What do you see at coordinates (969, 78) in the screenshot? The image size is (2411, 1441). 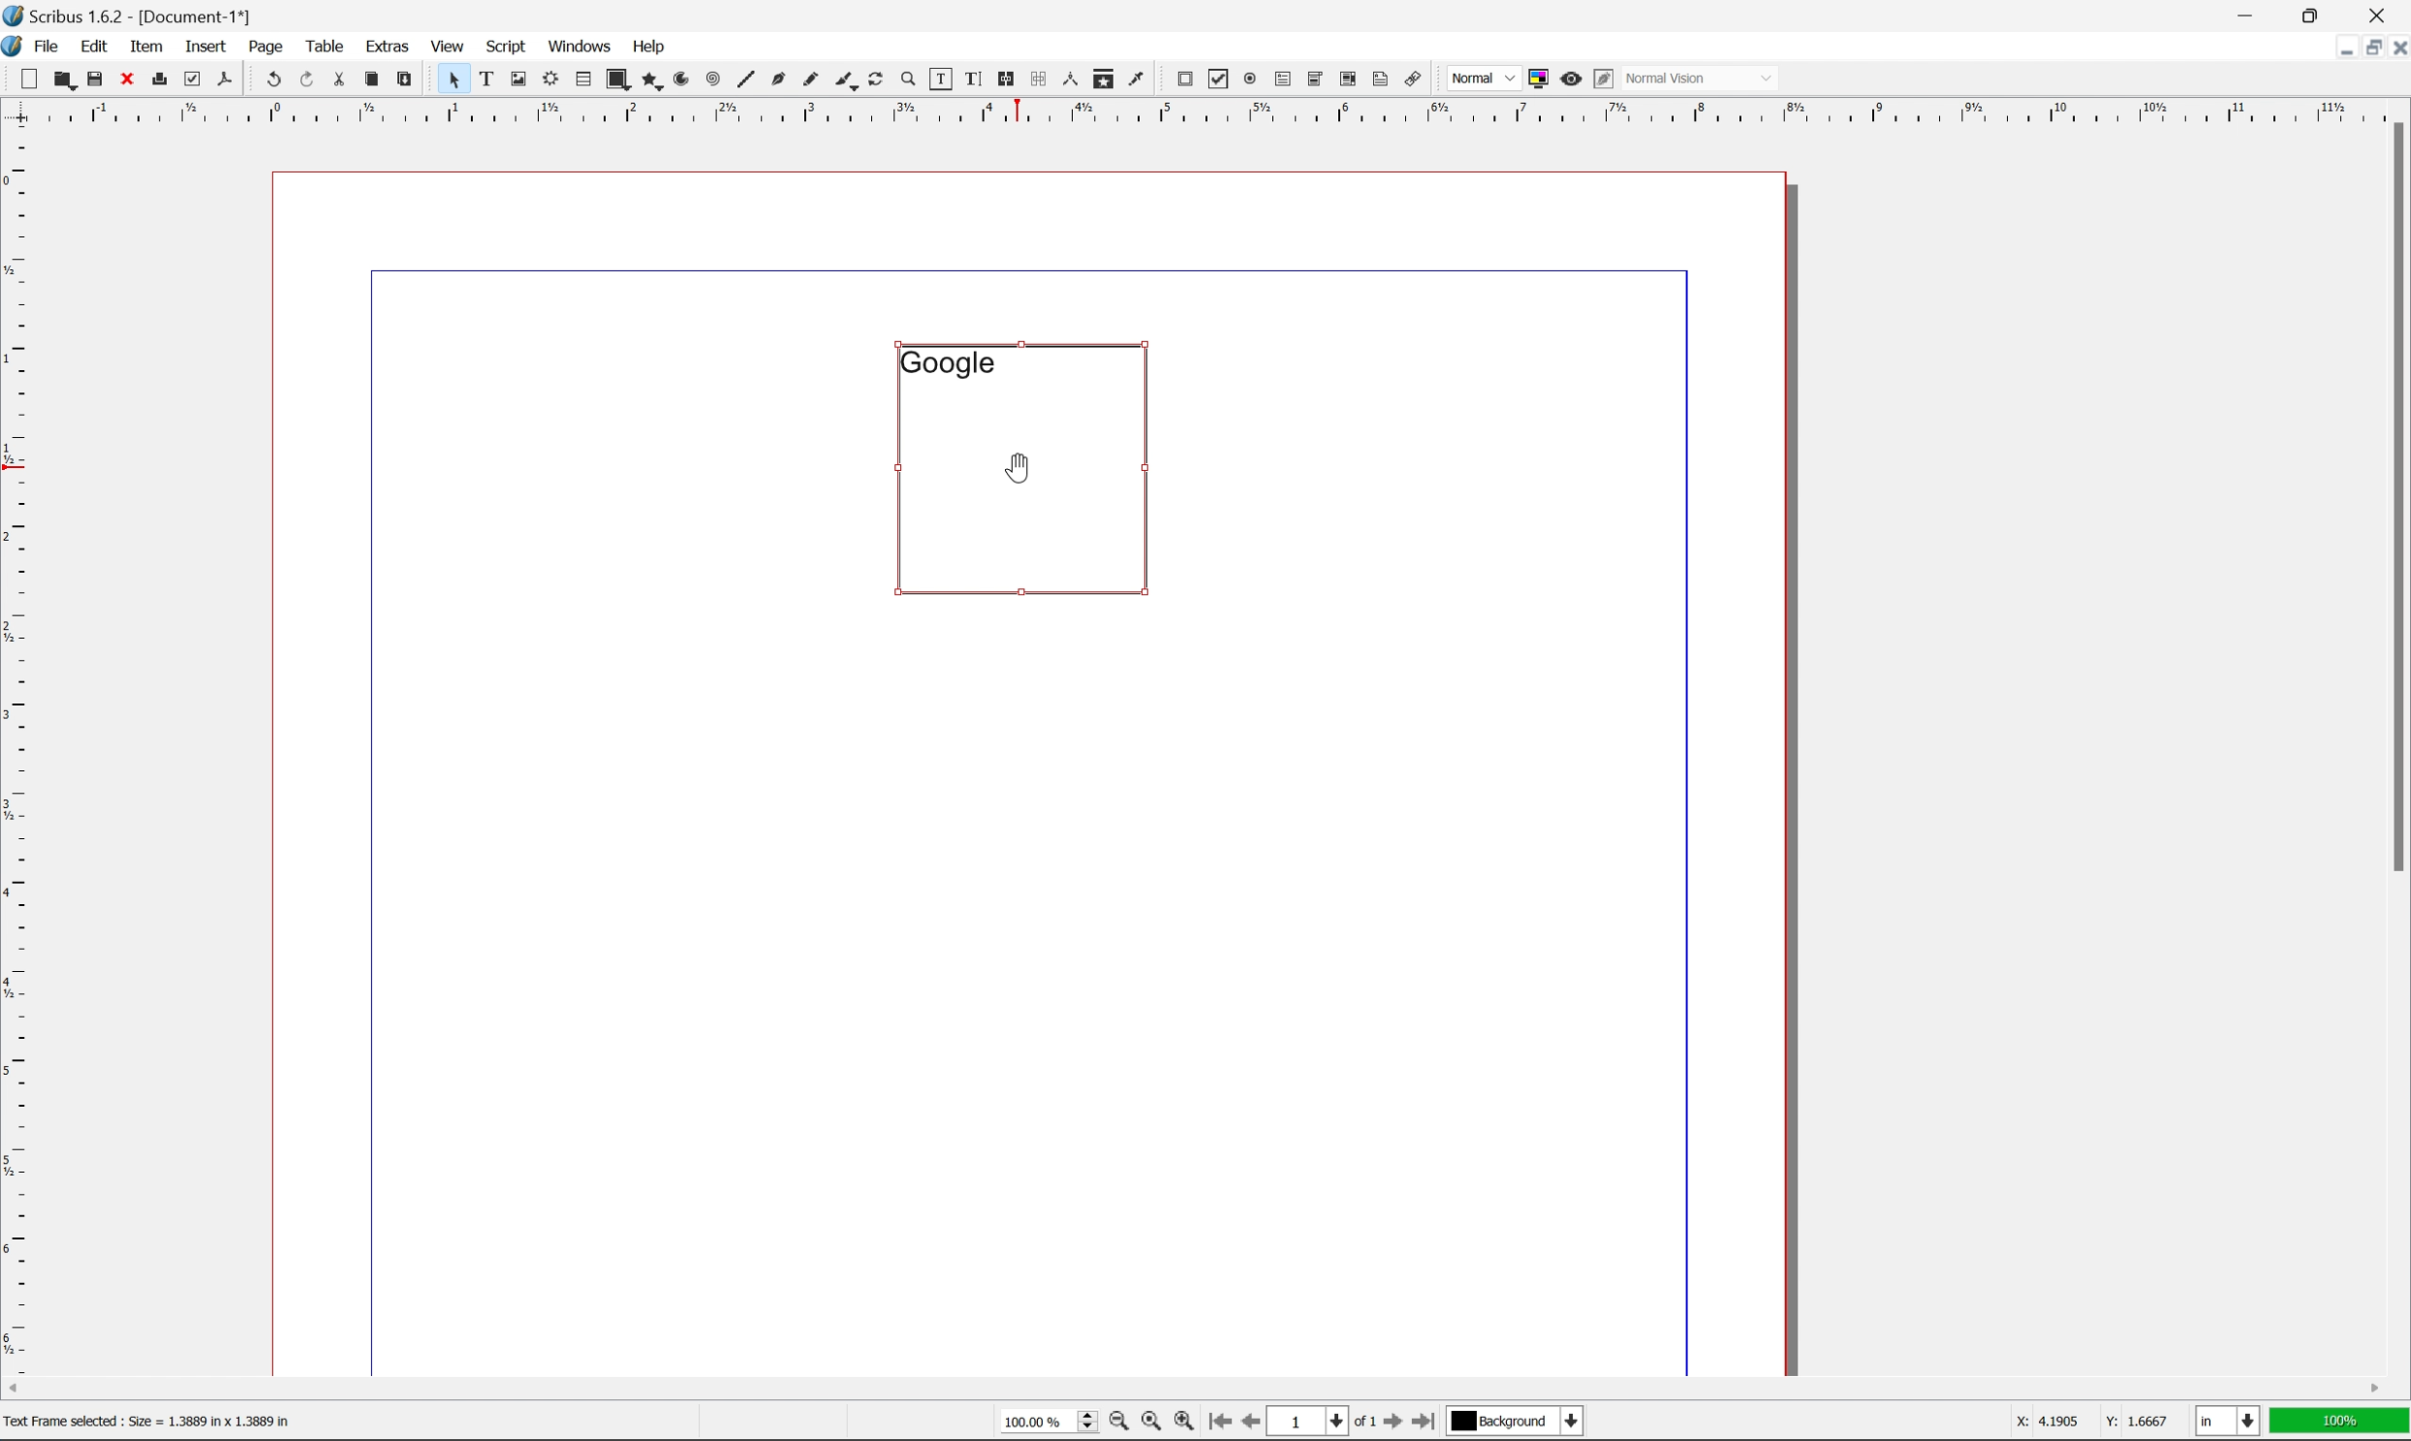 I see `edit text with story editor` at bounding box center [969, 78].